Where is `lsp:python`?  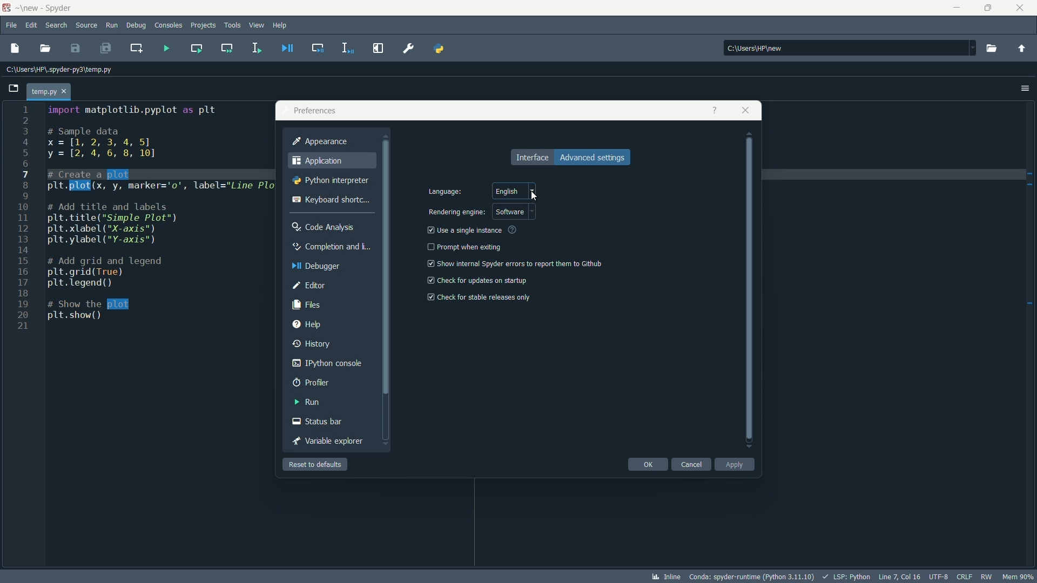 lsp:python is located at coordinates (845, 577).